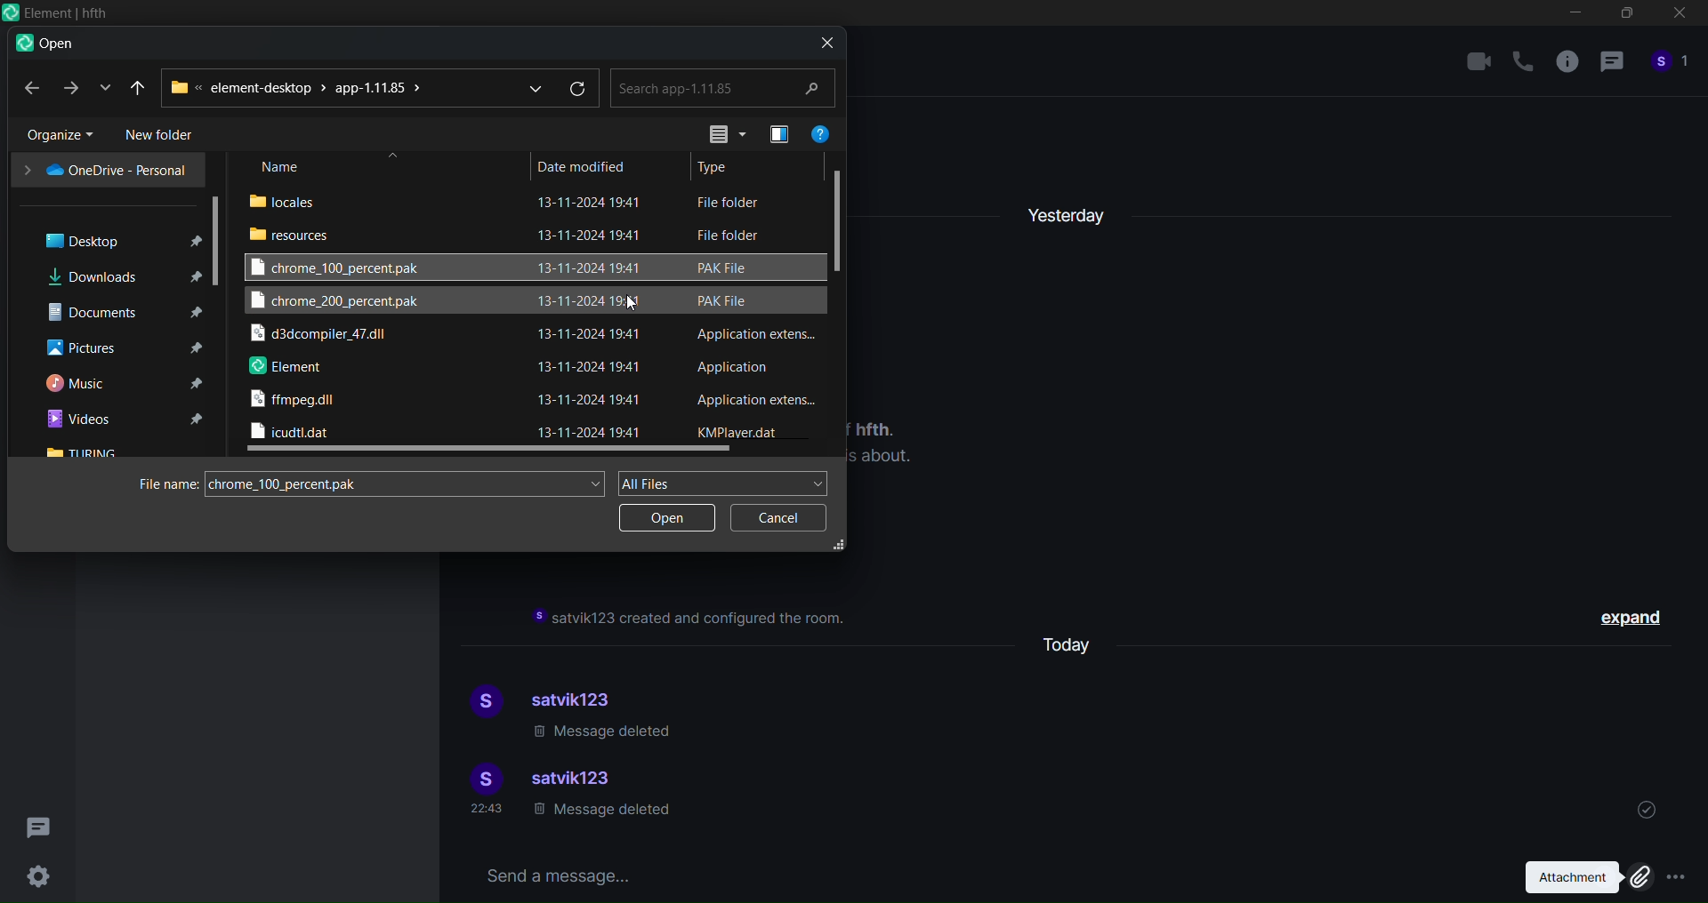  I want to click on resouces, so click(294, 234).